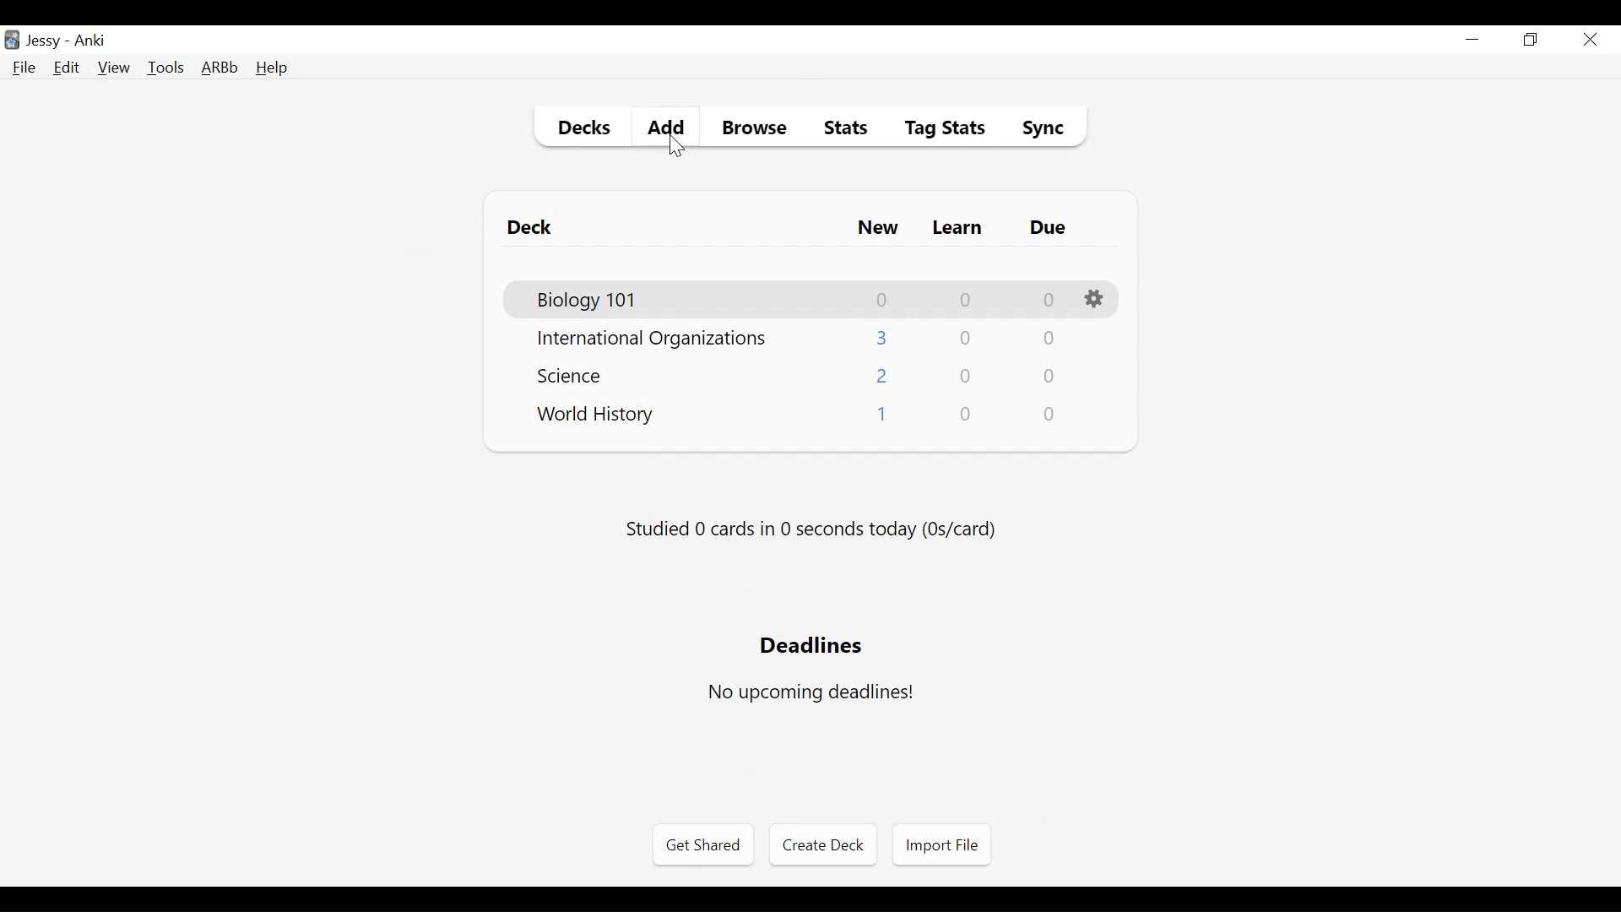 The width and height of the screenshot is (1621, 912). I want to click on Create Deck, so click(820, 844).